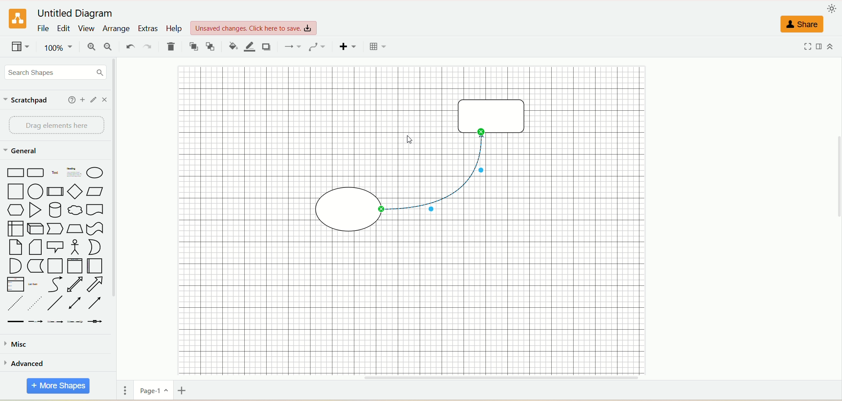  Describe the element at coordinates (477, 378) in the screenshot. I see `horizontal scroll bar` at that location.